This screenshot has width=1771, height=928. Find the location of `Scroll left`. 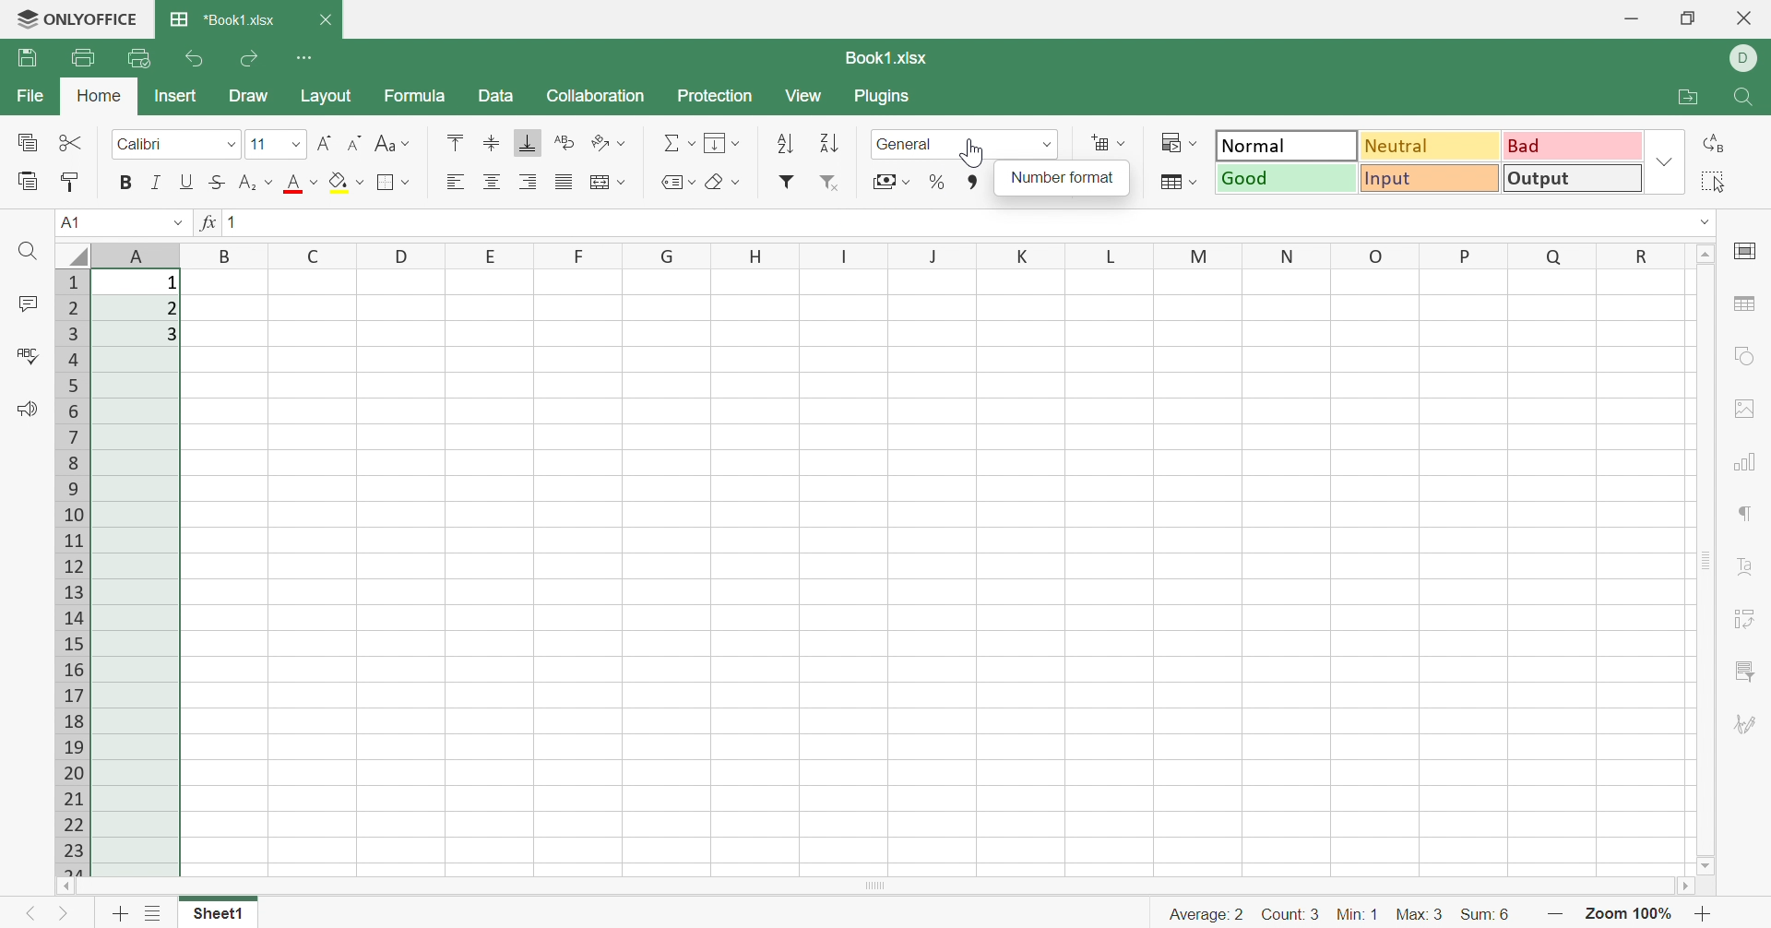

Scroll left is located at coordinates (65, 886).